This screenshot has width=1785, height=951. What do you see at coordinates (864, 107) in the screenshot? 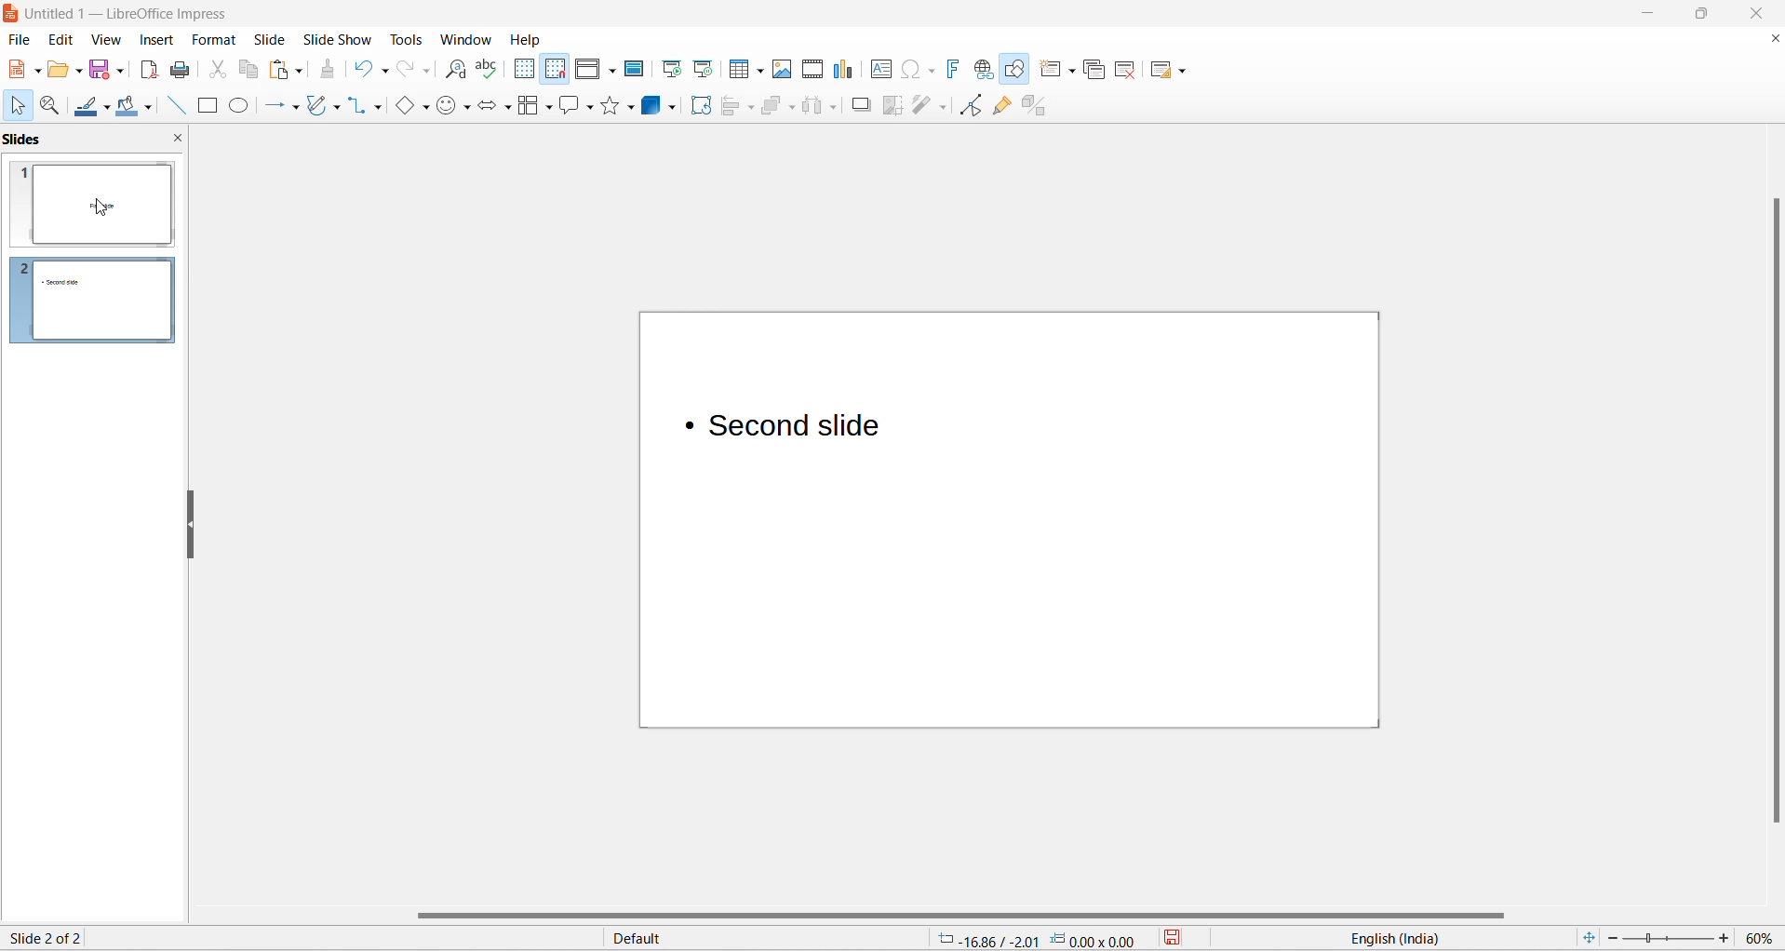
I see `shadow` at bounding box center [864, 107].